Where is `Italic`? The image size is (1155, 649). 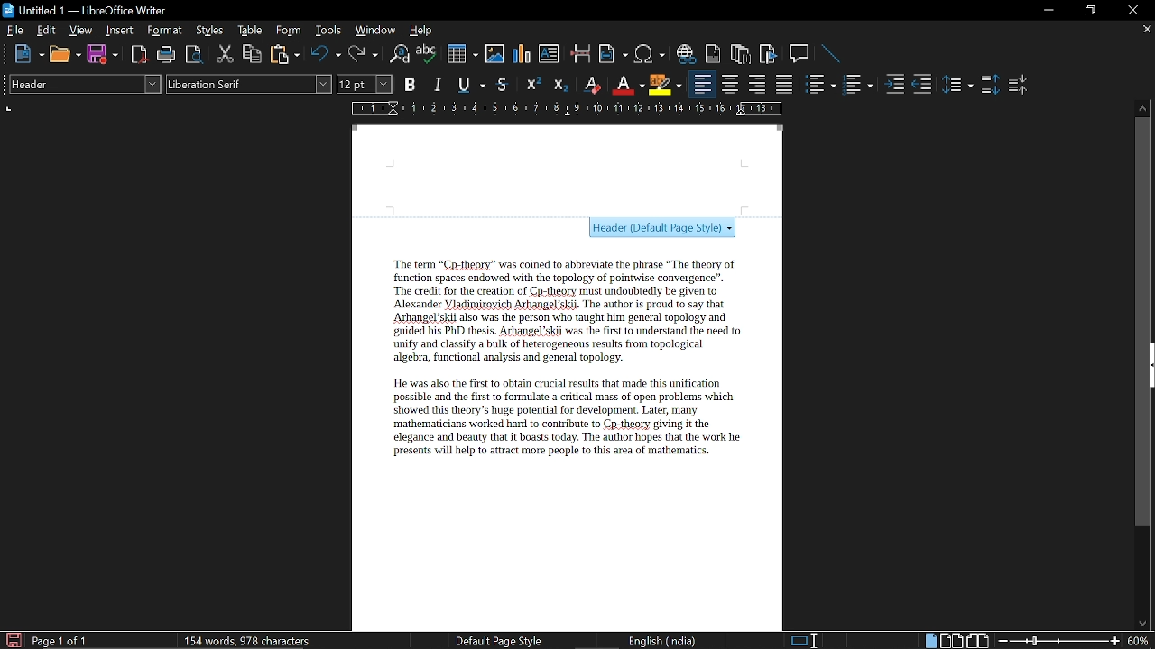
Italic is located at coordinates (439, 85).